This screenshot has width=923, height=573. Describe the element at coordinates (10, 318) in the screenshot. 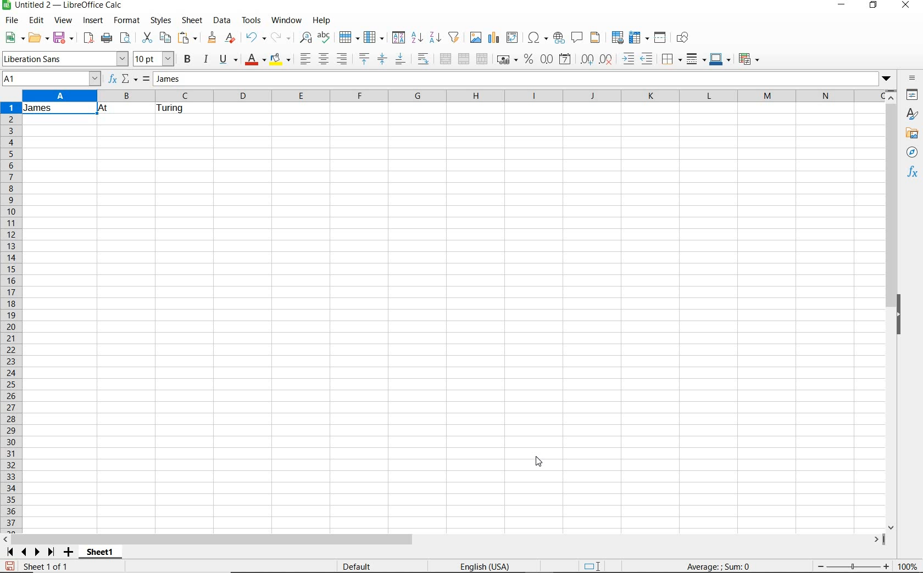

I see `rows` at that location.